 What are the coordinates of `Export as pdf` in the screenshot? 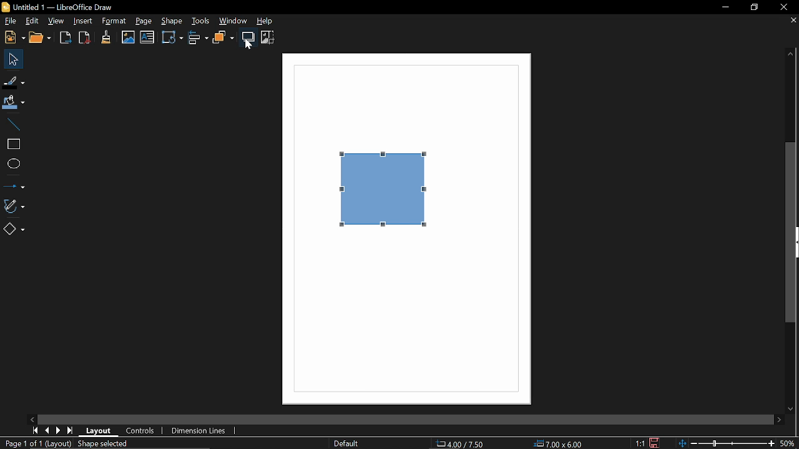 It's located at (85, 38).